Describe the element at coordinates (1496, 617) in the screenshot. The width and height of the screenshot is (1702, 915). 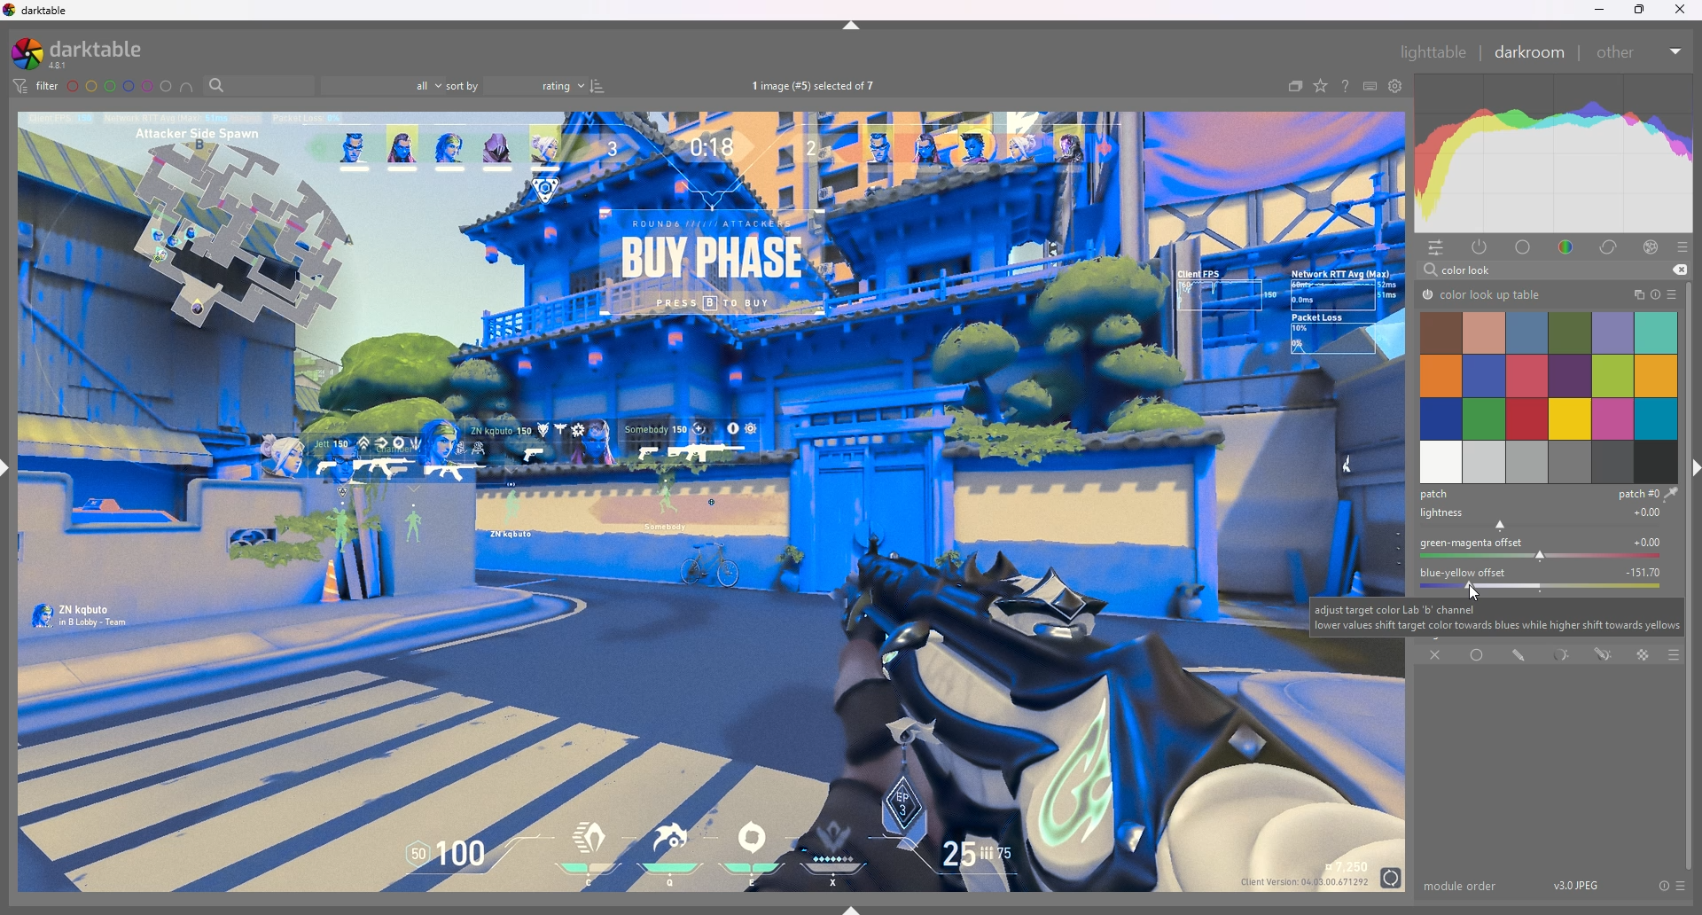
I see `cursor description` at that location.